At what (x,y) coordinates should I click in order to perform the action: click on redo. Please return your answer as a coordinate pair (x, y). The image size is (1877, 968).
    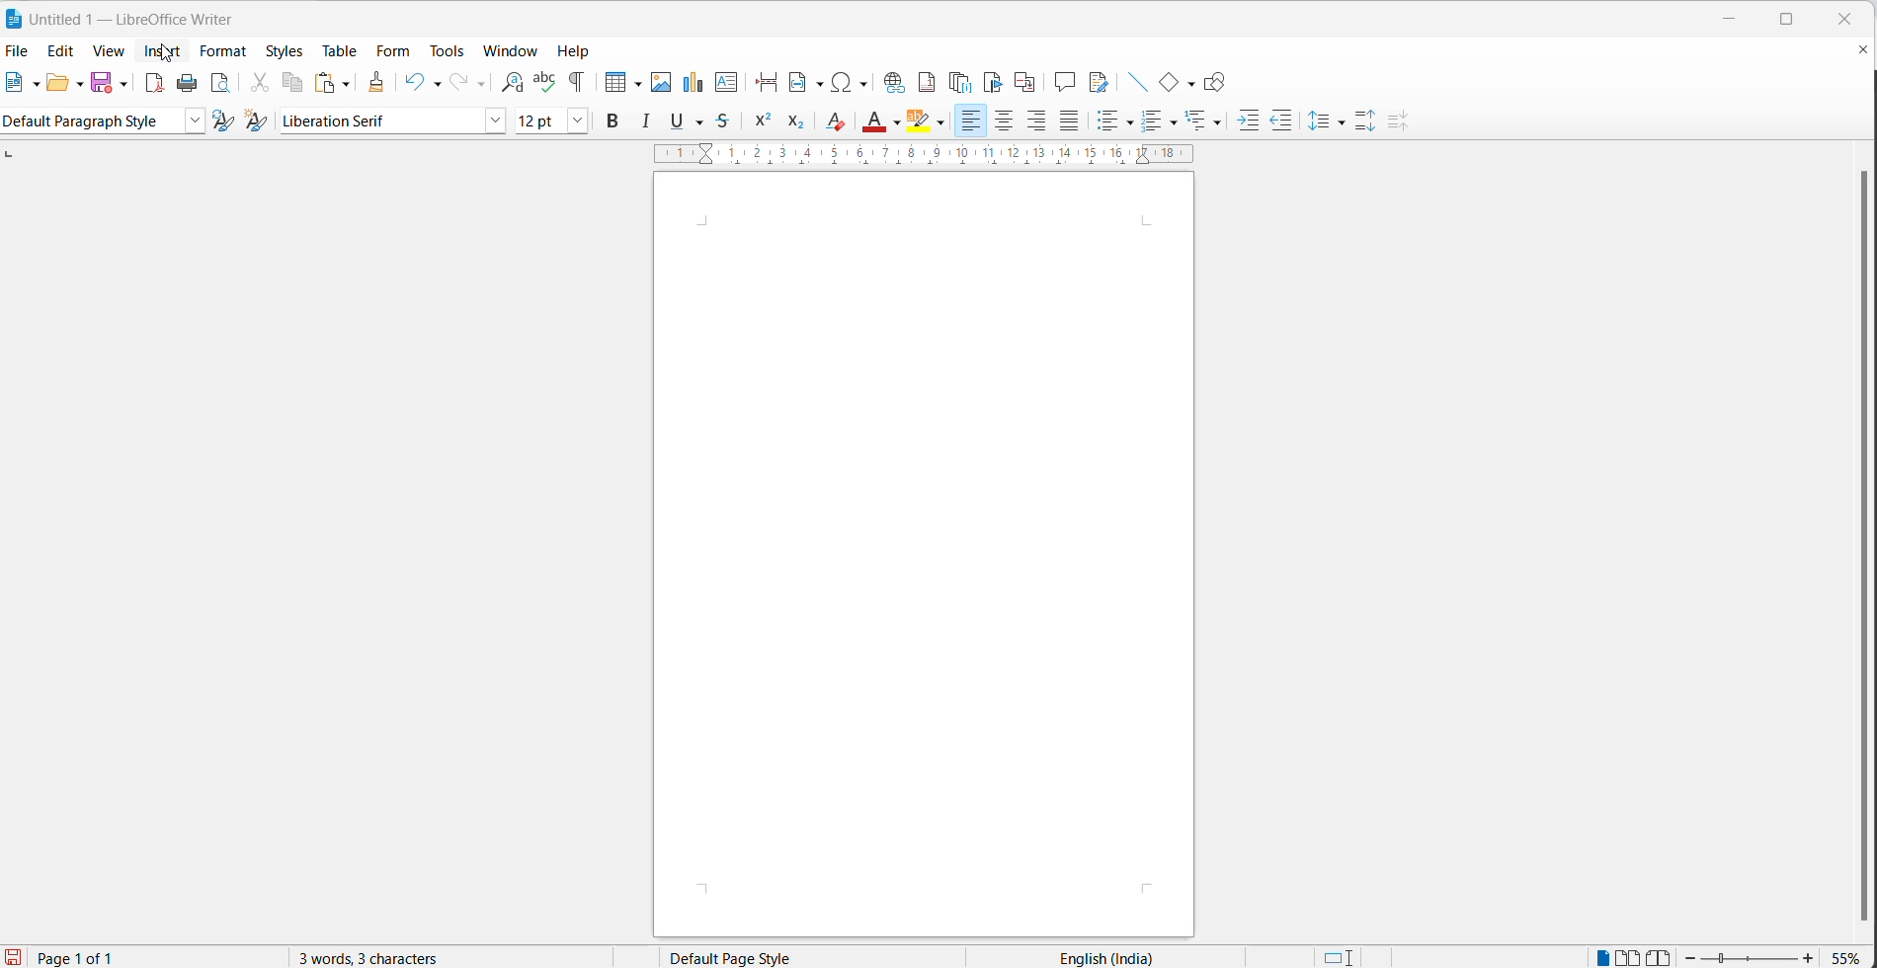
    Looking at the image, I should click on (458, 79).